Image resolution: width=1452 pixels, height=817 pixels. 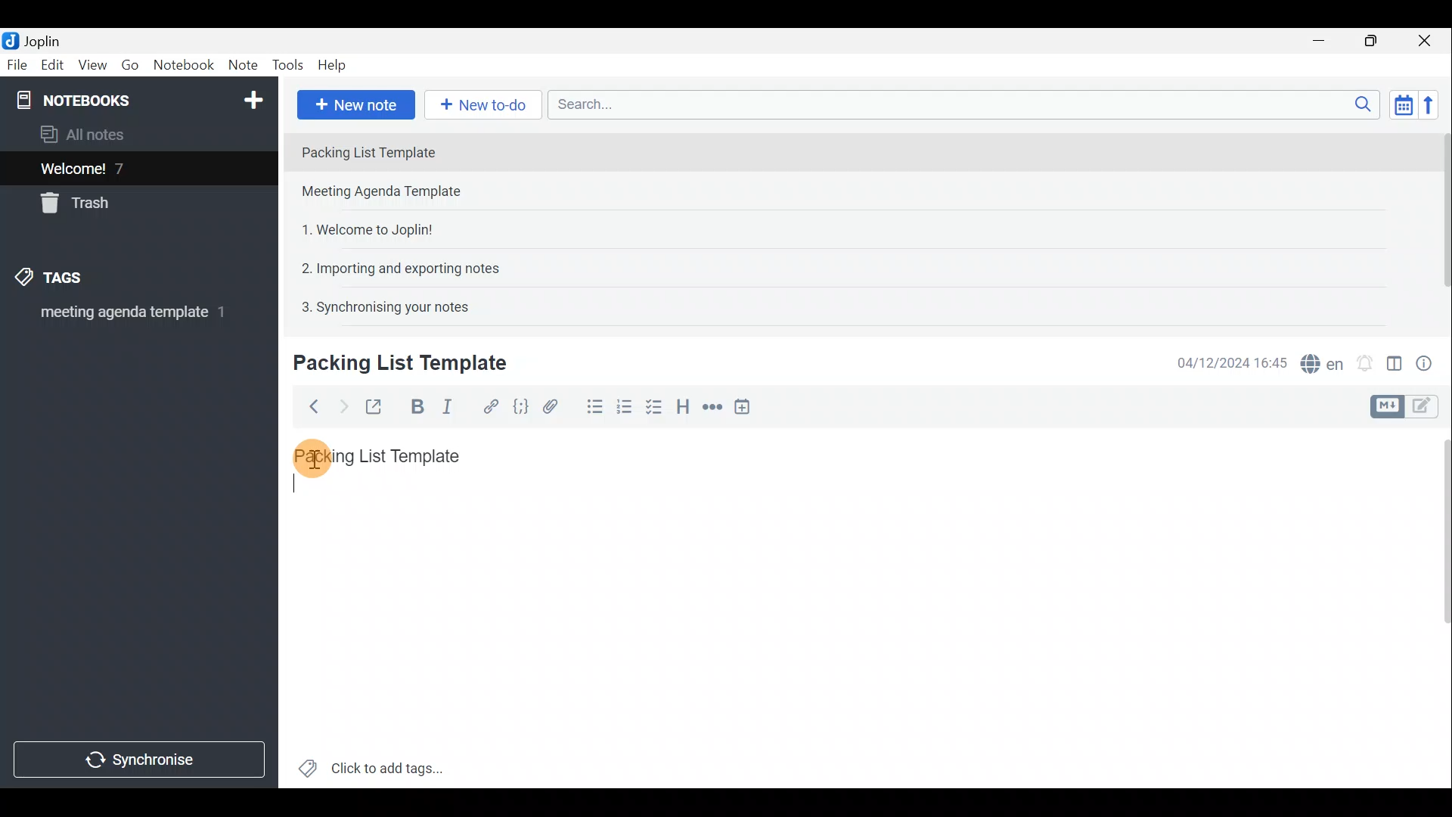 What do you see at coordinates (1318, 361) in the screenshot?
I see `Spell checker` at bounding box center [1318, 361].